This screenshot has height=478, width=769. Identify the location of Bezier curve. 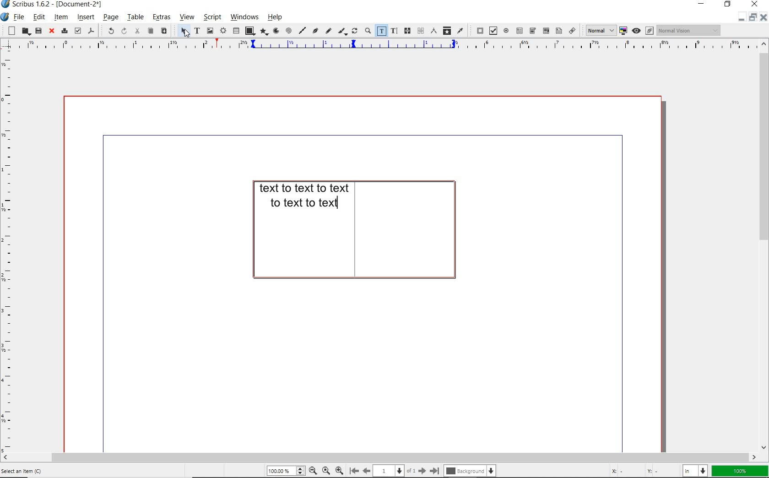
(315, 30).